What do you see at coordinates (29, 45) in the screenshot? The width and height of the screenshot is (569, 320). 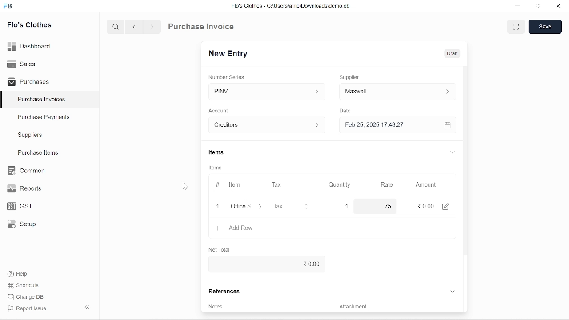 I see `Dashboard` at bounding box center [29, 45].